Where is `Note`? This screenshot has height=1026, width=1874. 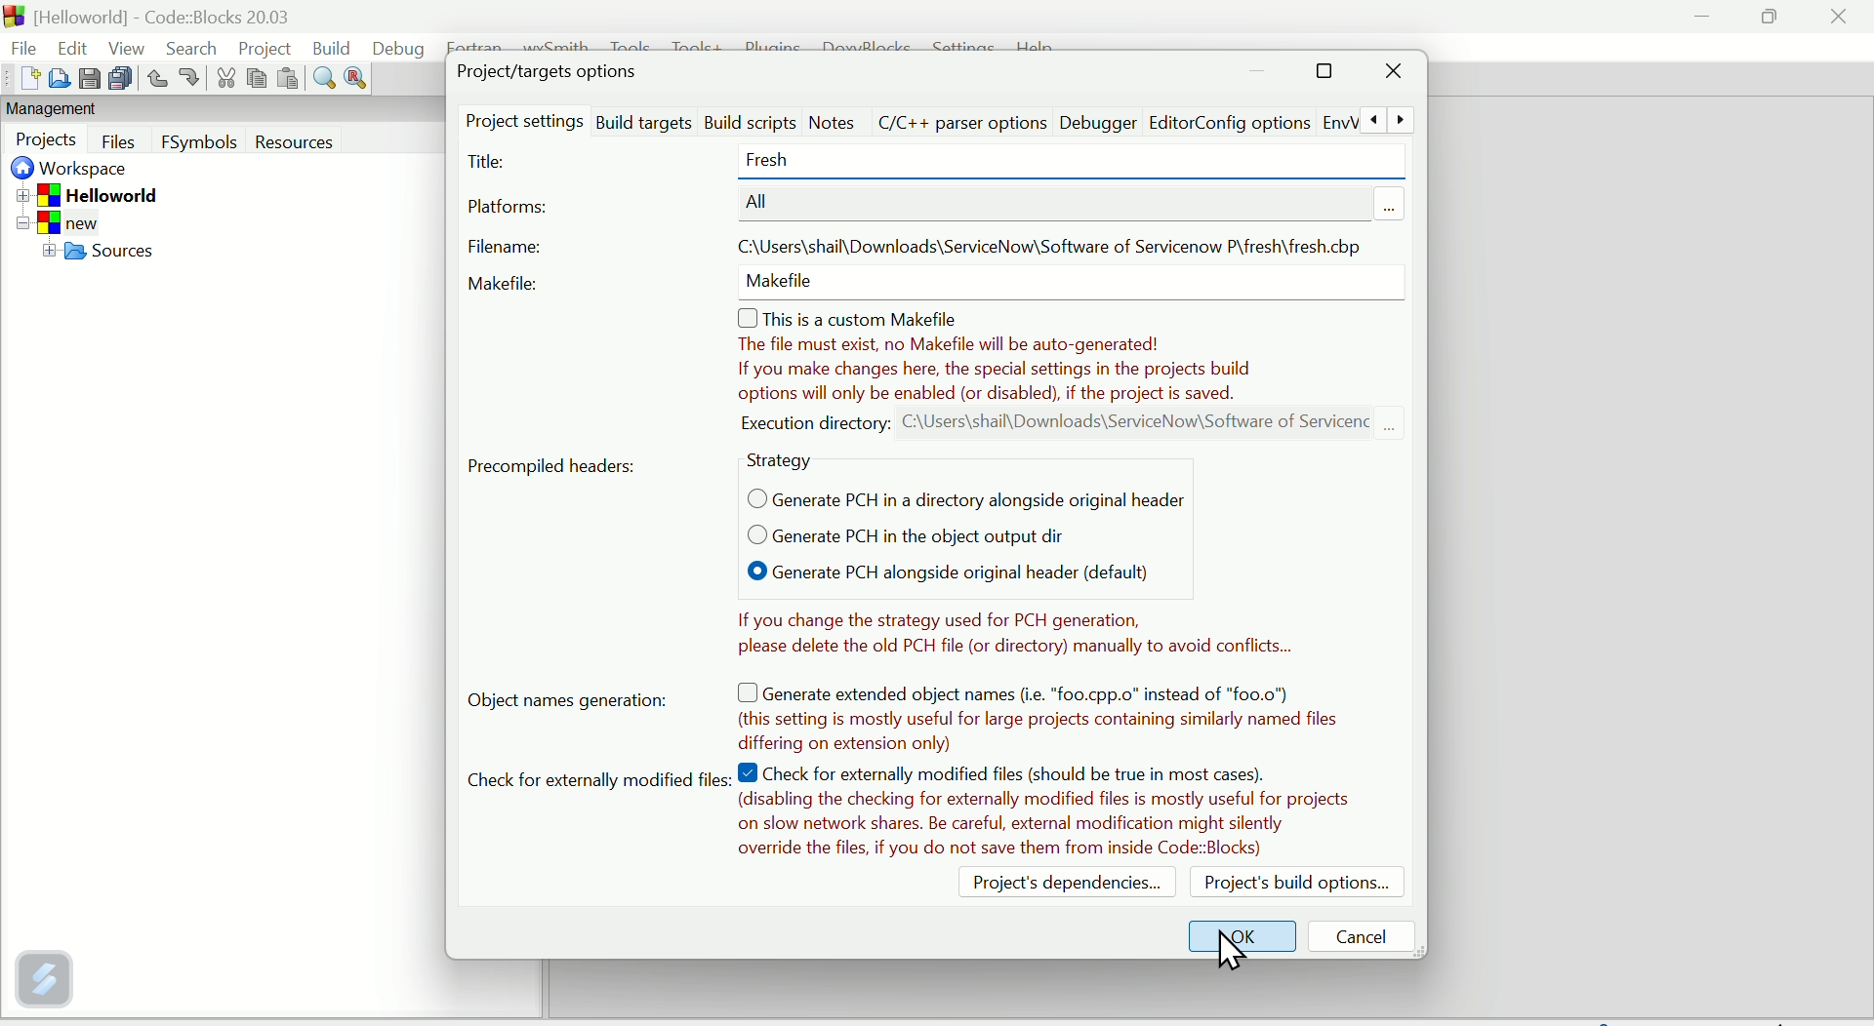 Note is located at coordinates (1045, 812).